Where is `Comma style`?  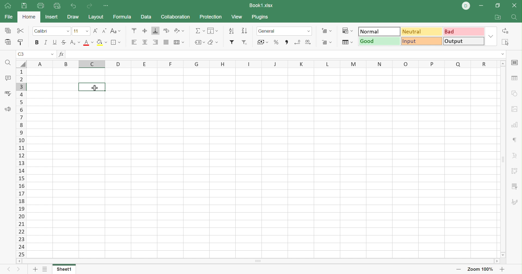 Comma style is located at coordinates (287, 42).